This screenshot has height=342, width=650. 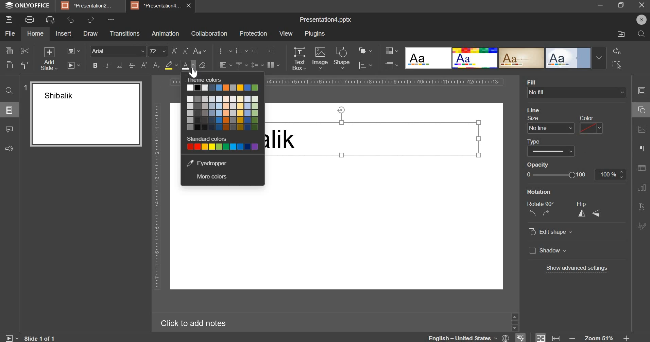 What do you see at coordinates (618, 51) in the screenshot?
I see `replace` at bounding box center [618, 51].